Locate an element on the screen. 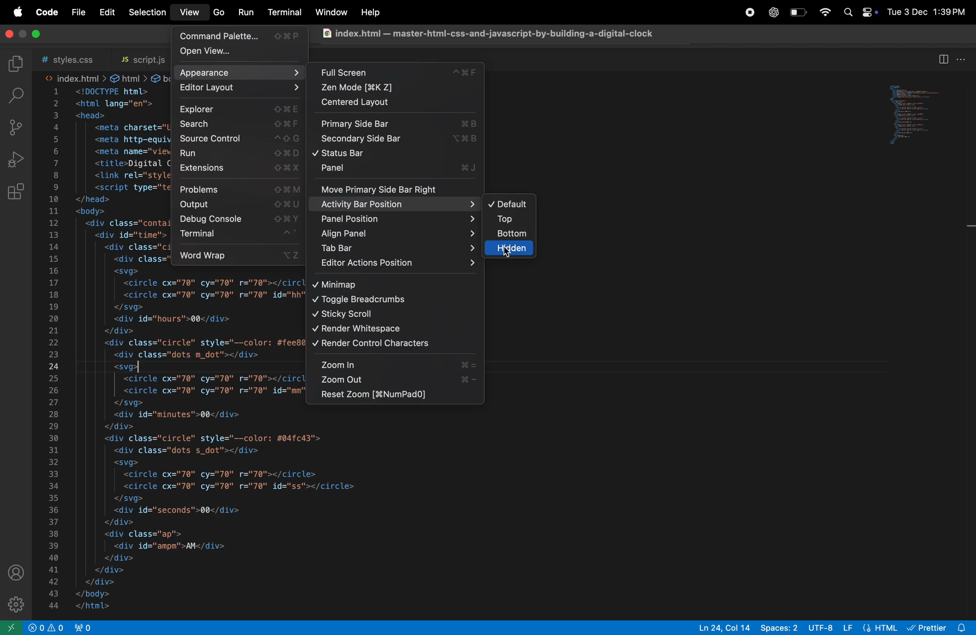 This screenshot has width=976, height=635. preview window is located at coordinates (922, 119).